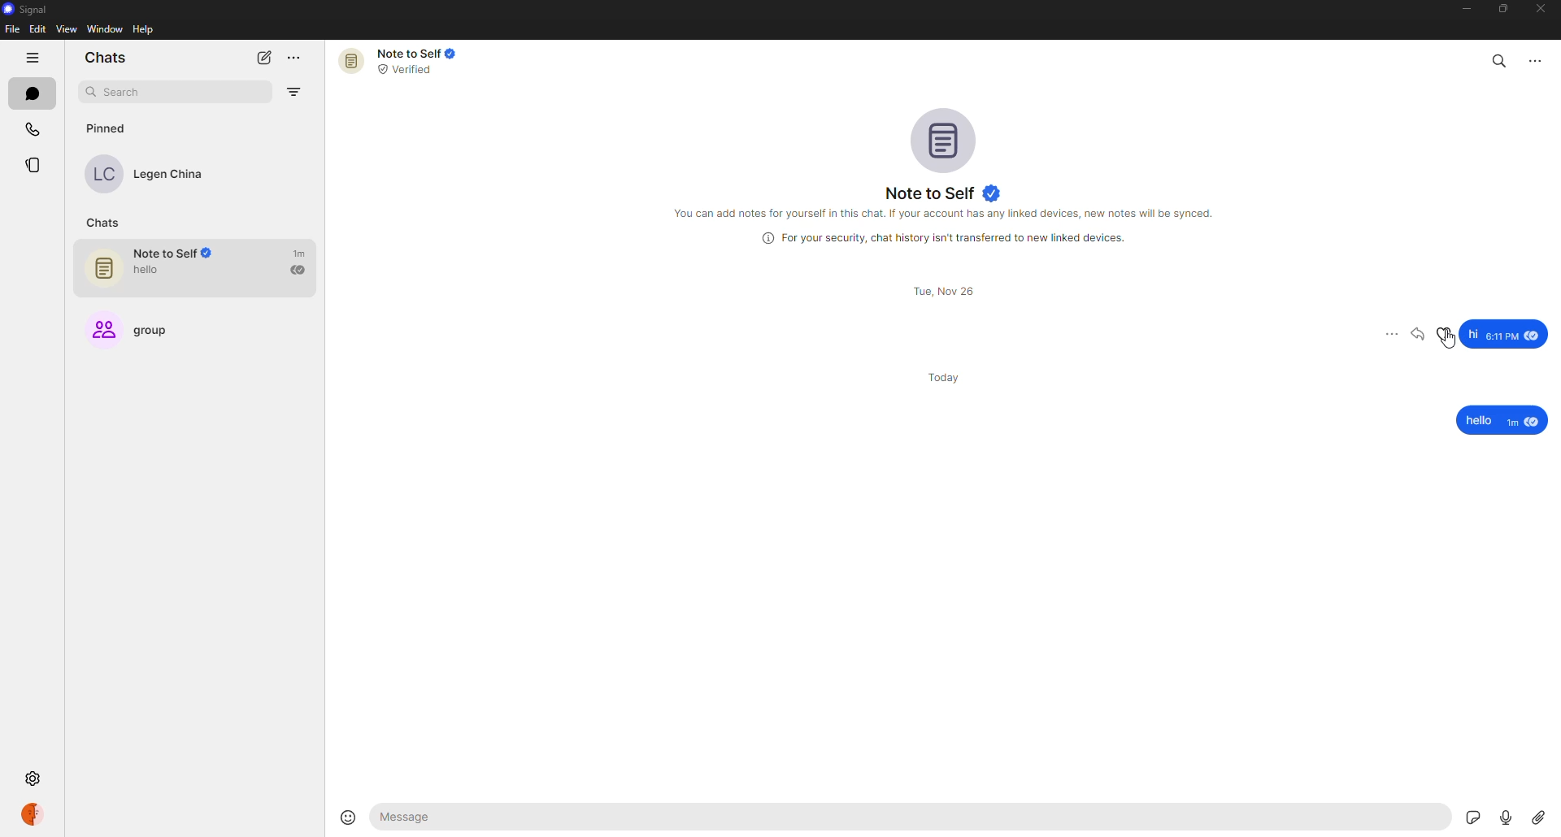 This screenshot has width=1561, height=837. Describe the element at coordinates (33, 128) in the screenshot. I see `calls` at that location.